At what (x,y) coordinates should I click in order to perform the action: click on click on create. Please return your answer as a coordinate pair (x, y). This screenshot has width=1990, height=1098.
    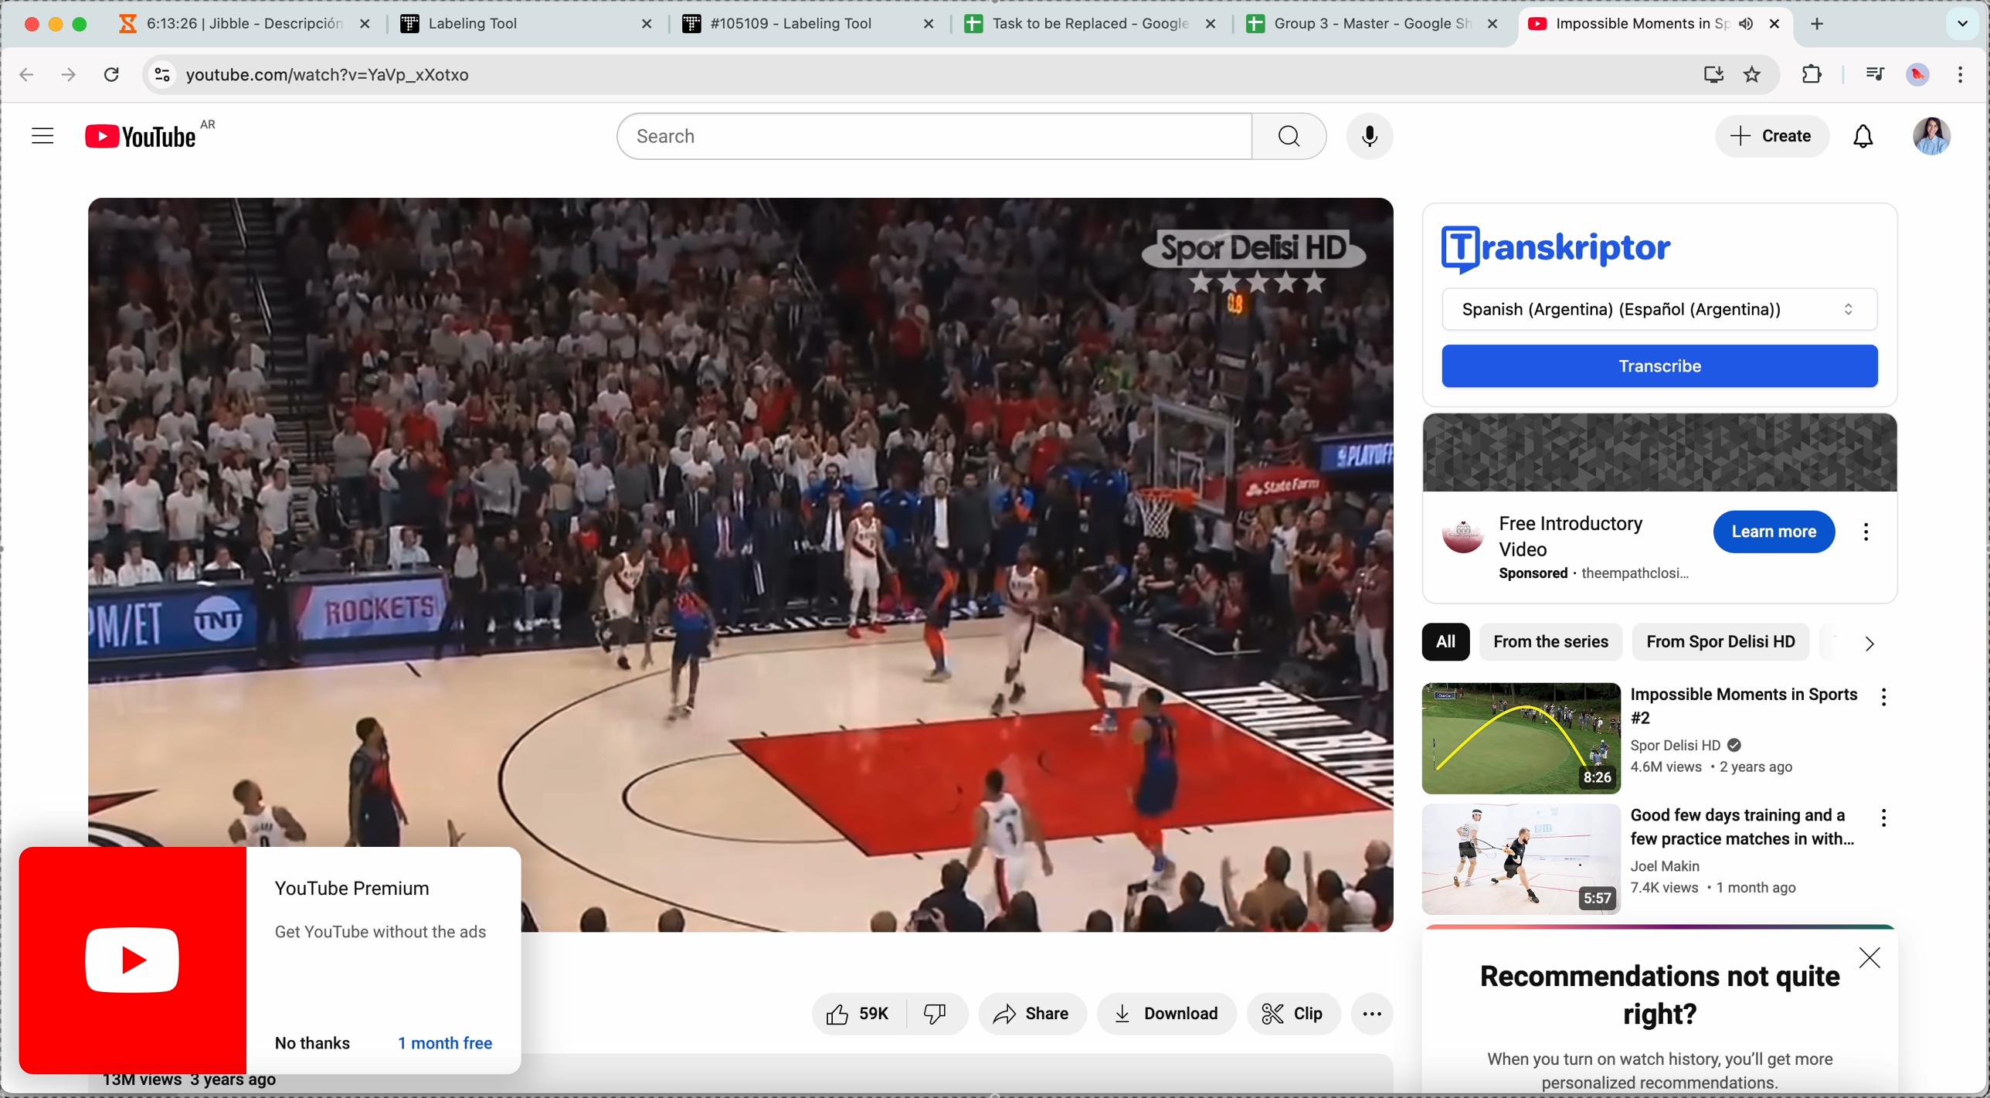
    Looking at the image, I should click on (1768, 137).